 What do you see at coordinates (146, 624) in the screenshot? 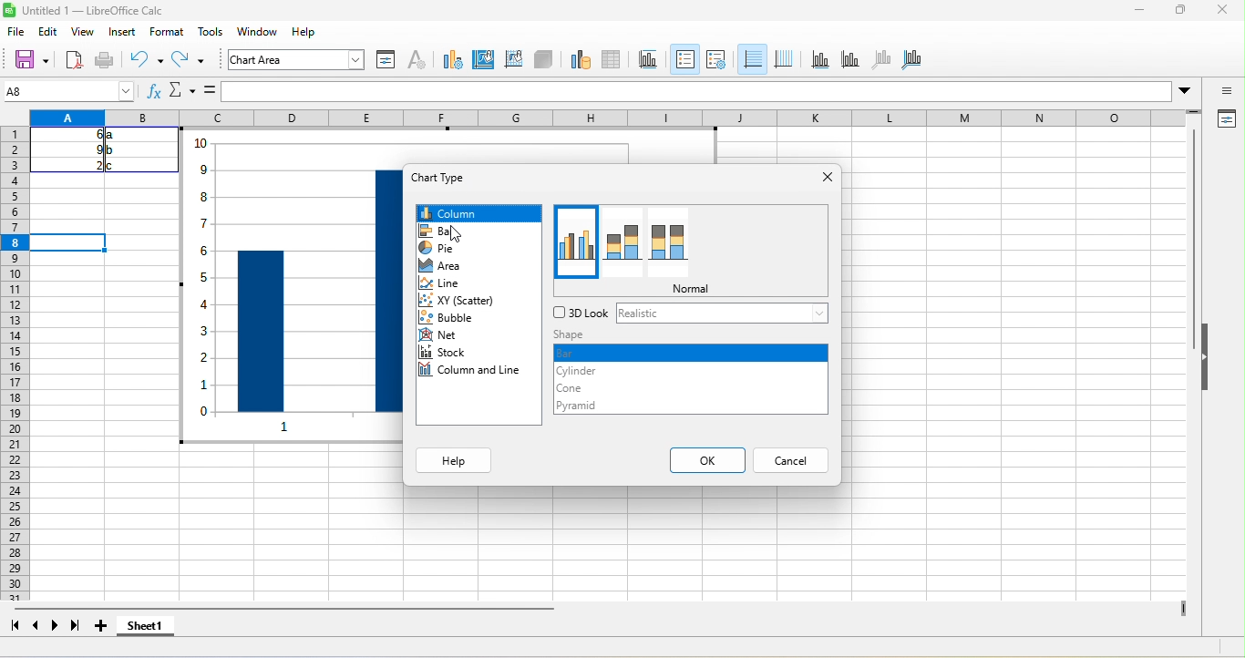
I see `sheet 1` at bounding box center [146, 624].